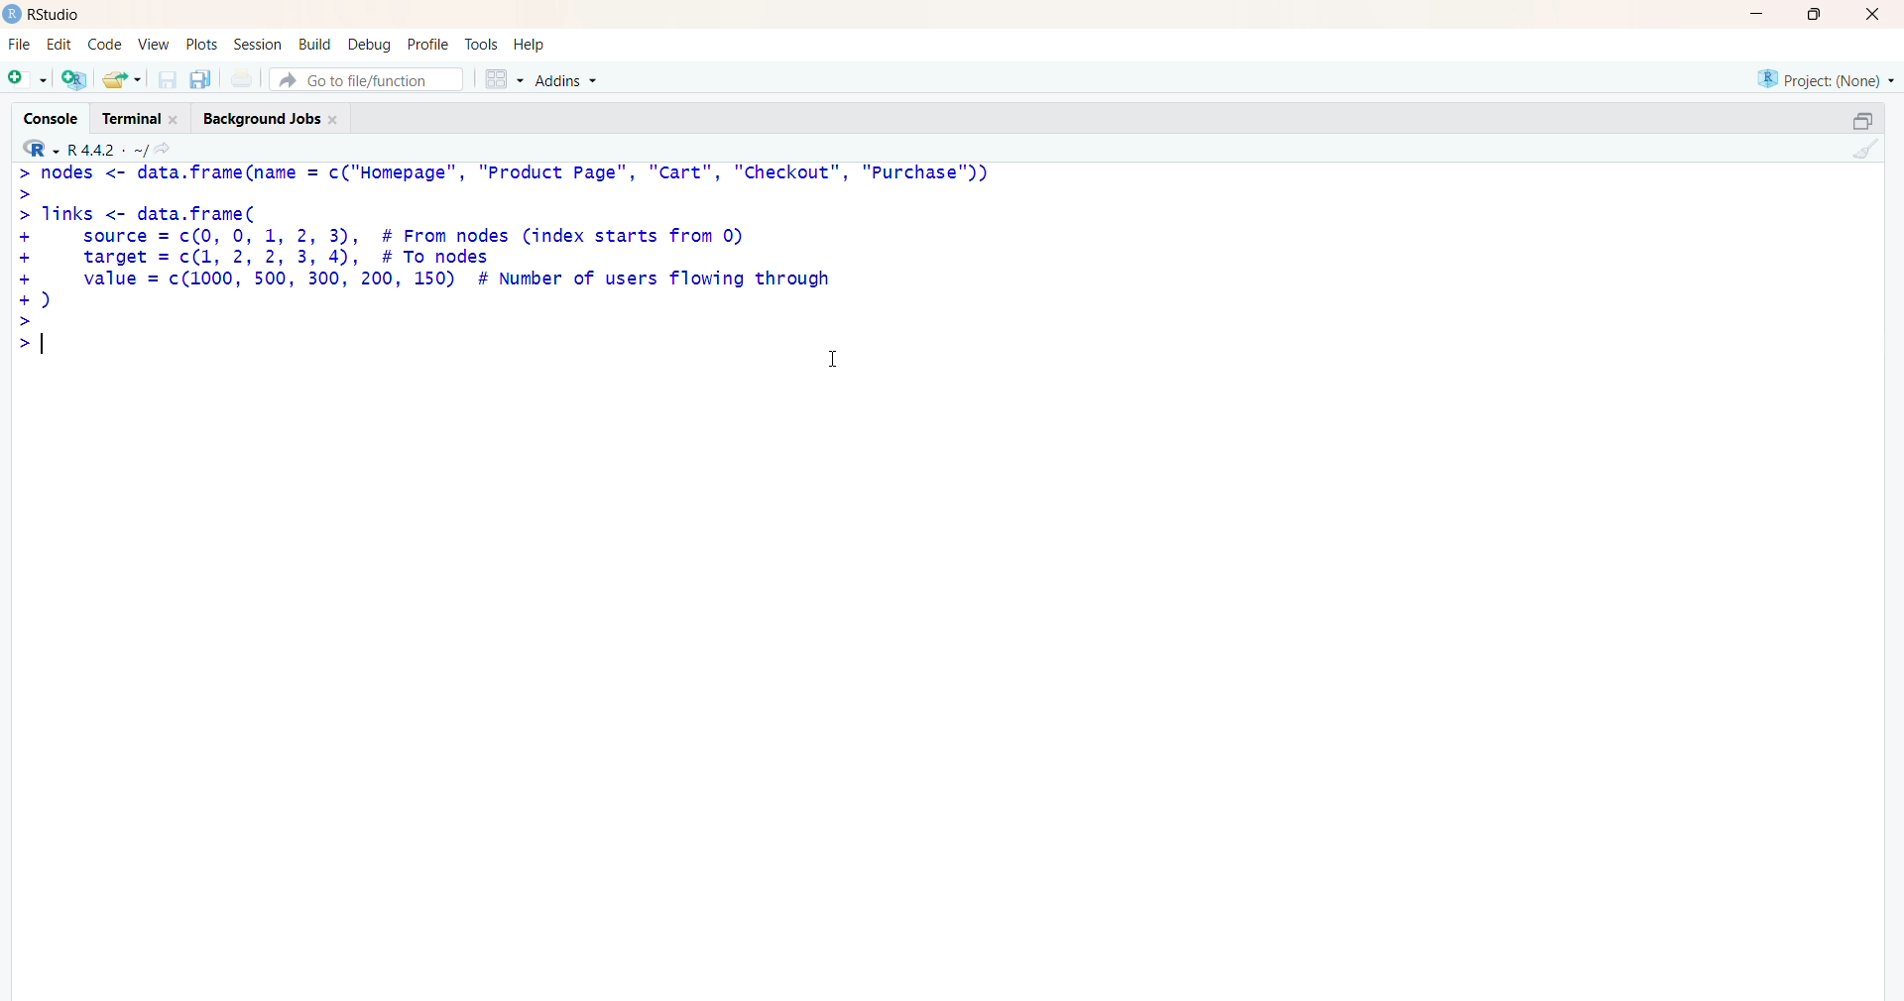 The width and height of the screenshot is (1904, 1001). Describe the element at coordinates (311, 45) in the screenshot. I see `build` at that location.